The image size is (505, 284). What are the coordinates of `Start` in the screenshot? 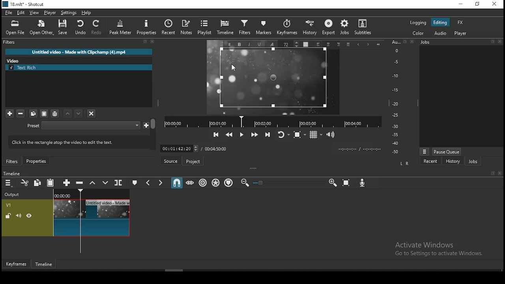 It's located at (378, 45).